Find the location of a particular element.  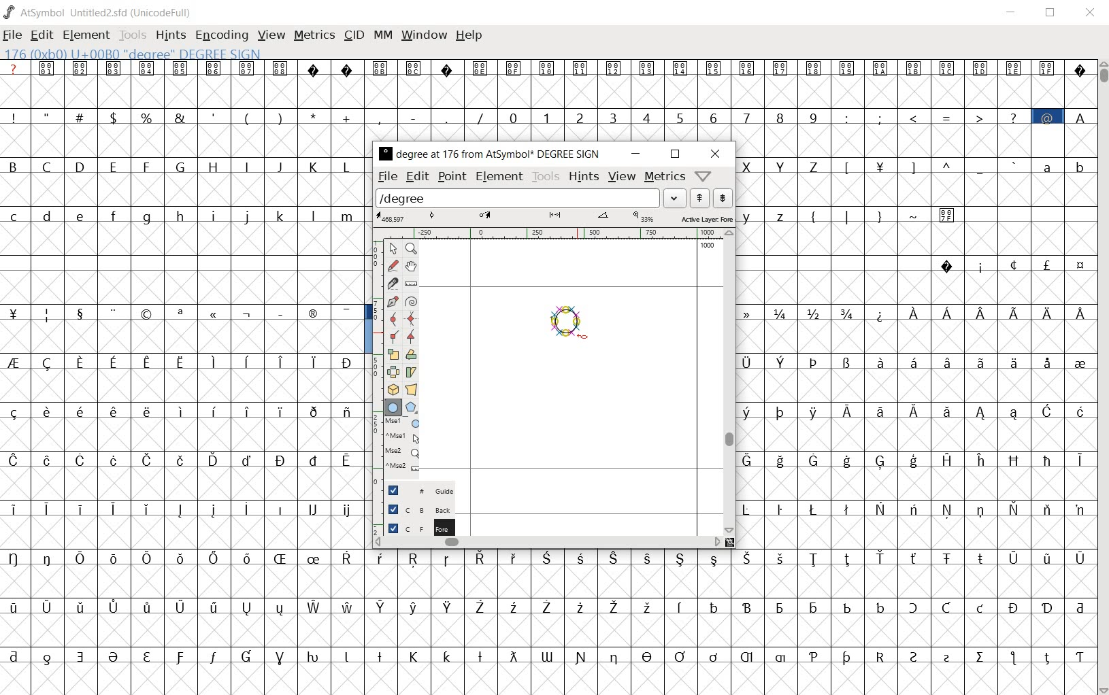

draw a freehand curve is located at coordinates (393, 265).